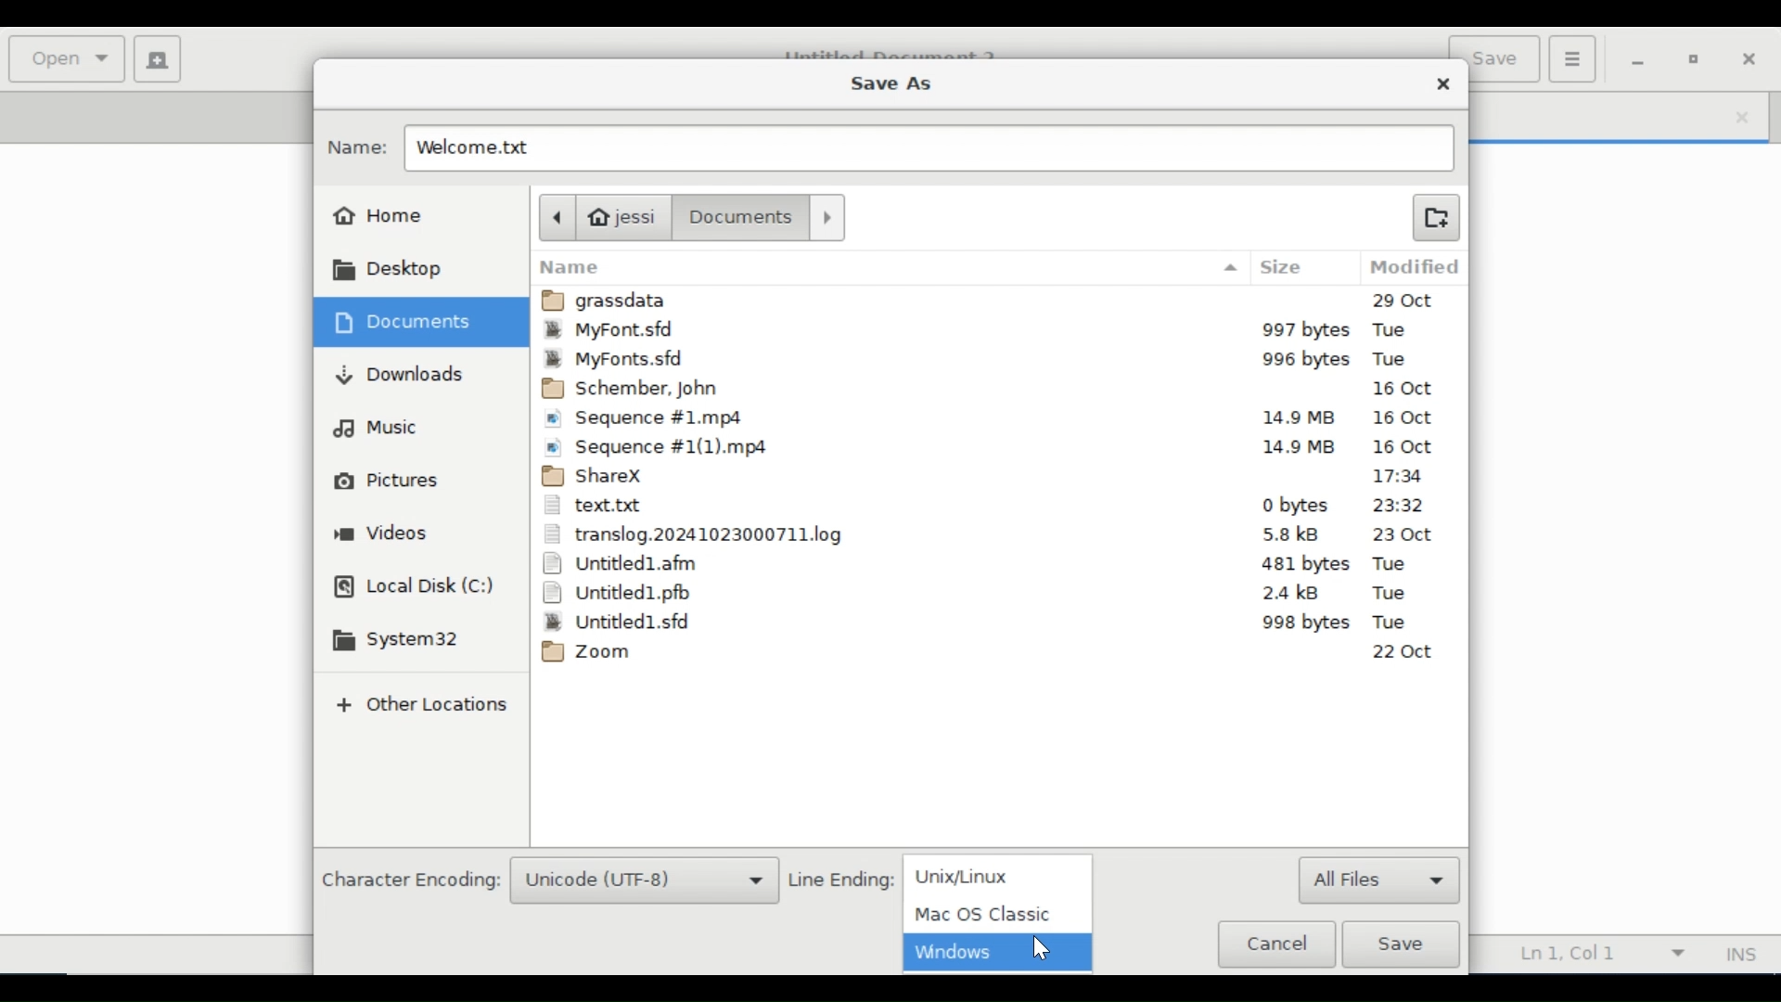 This screenshot has width=1781, height=1002. Describe the element at coordinates (396, 378) in the screenshot. I see `Downloads` at that location.